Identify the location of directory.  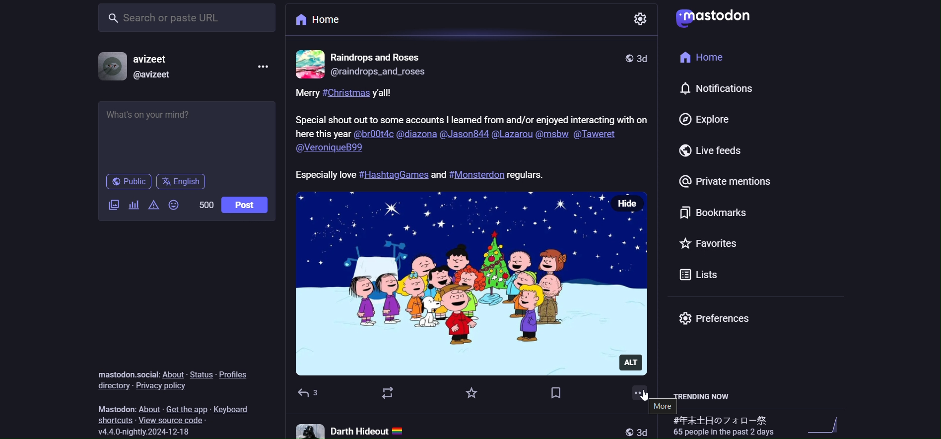
(112, 386).